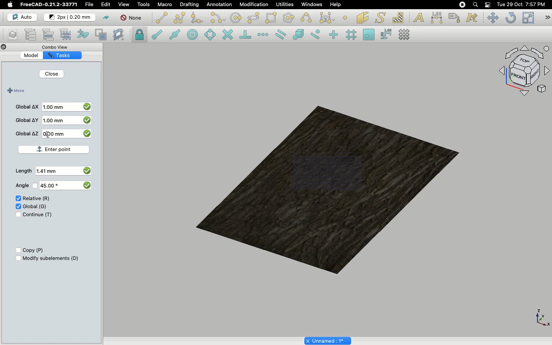 The width and height of the screenshot is (552, 345). What do you see at coordinates (57, 148) in the screenshot?
I see `Enter point` at bounding box center [57, 148].